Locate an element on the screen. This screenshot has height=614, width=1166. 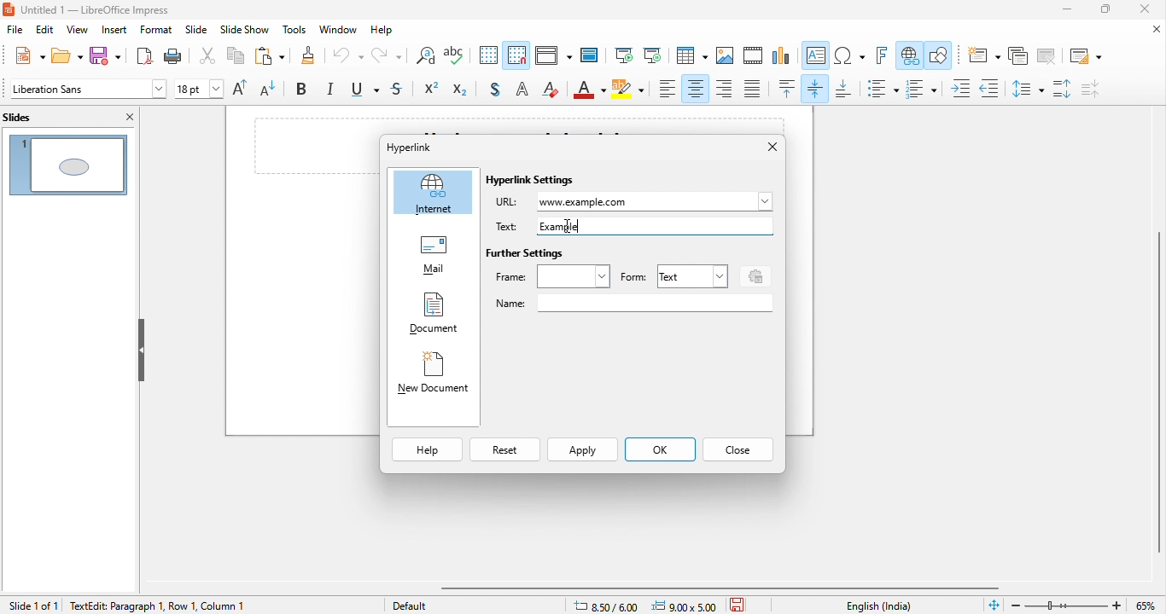
font size is located at coordinates (200, 90).